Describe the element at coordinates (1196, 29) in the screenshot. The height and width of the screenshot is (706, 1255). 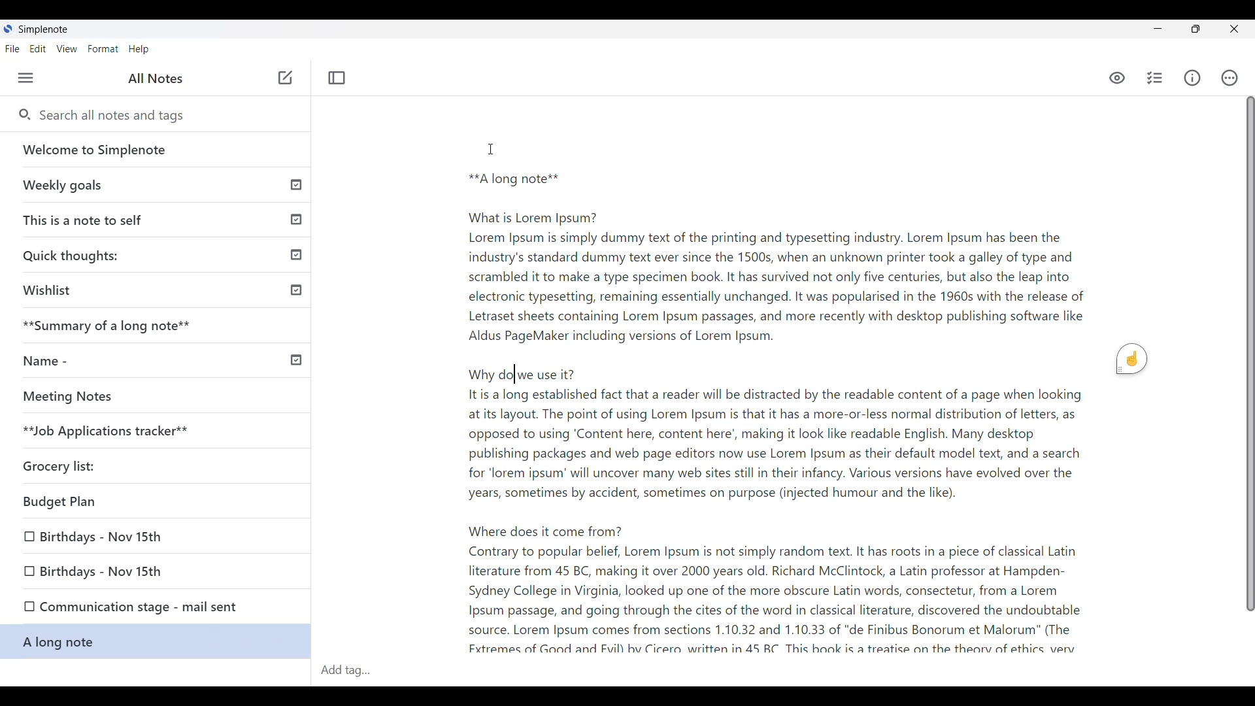
I see `Resize` at that location.